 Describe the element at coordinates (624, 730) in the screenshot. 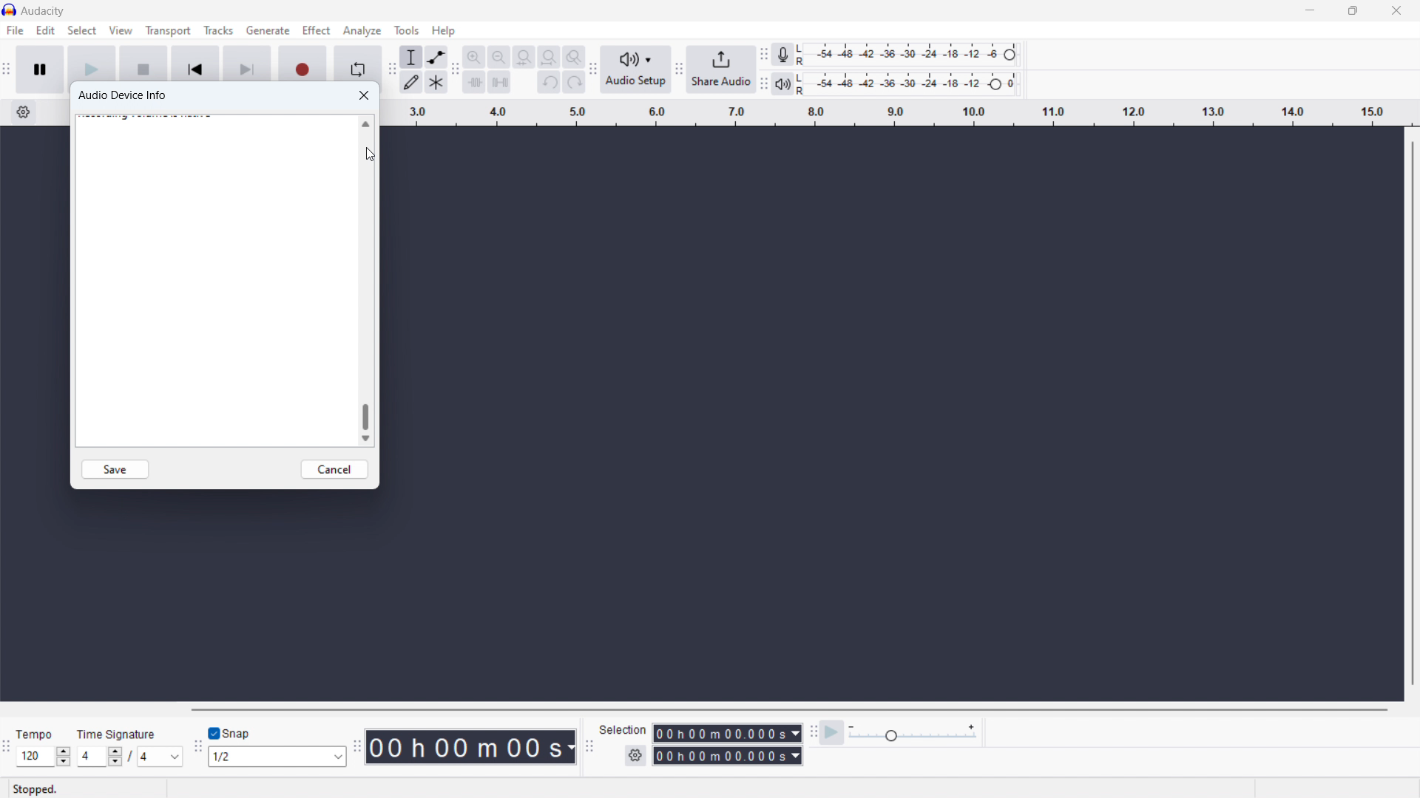

I see `Selection` at that location.